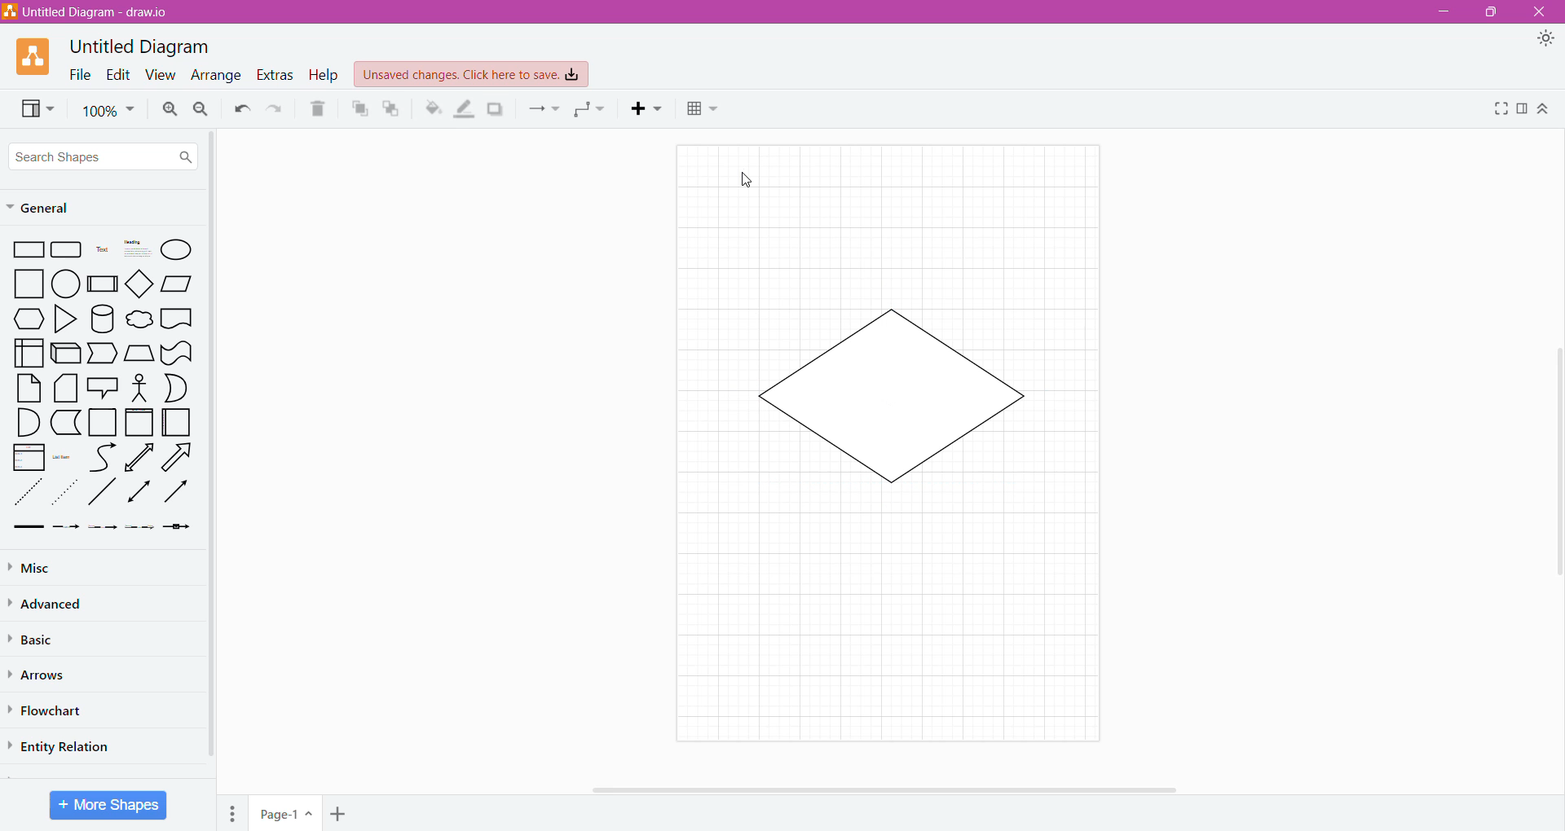  What do you see at coordinates (141, 285) in the screenshot?
I see `Diamond` at bounding box center [141, 285].